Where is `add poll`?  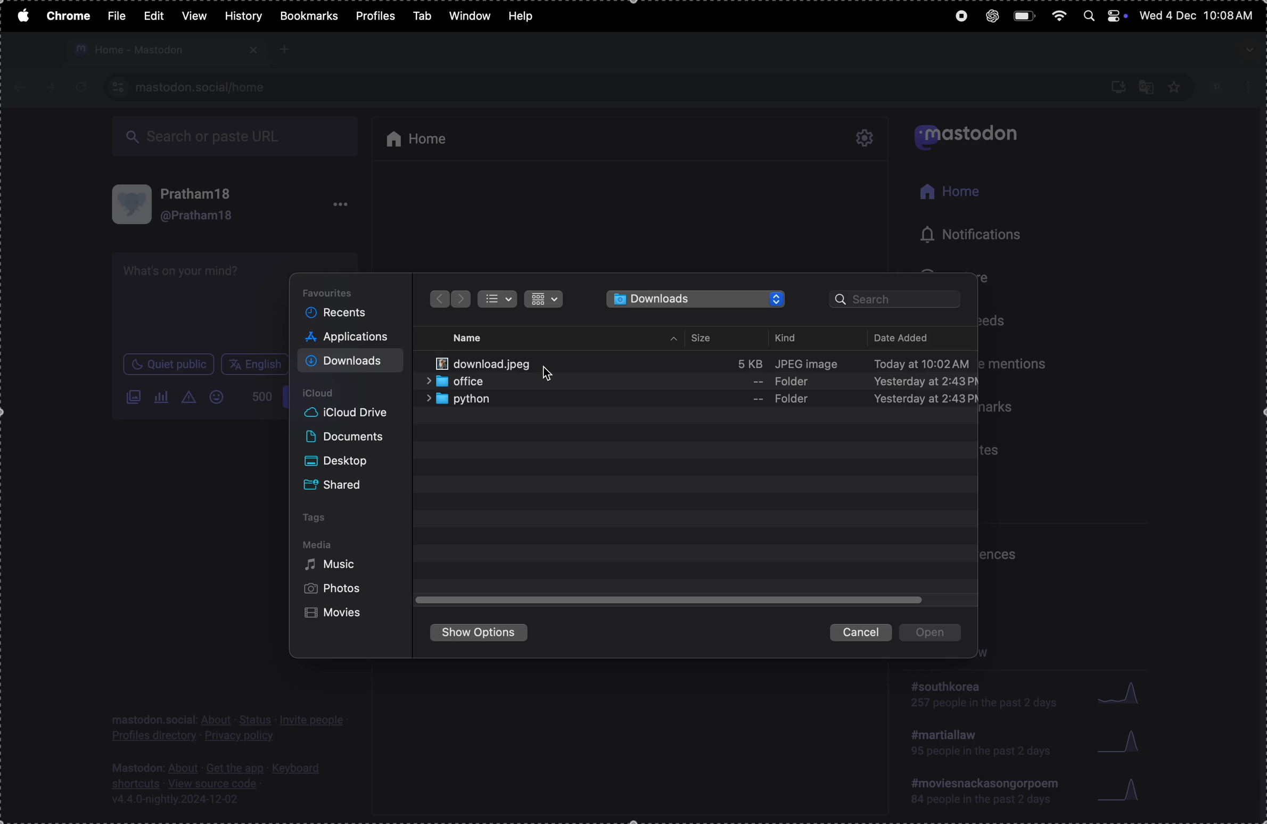 add poll is located at coordinates (162, 397).